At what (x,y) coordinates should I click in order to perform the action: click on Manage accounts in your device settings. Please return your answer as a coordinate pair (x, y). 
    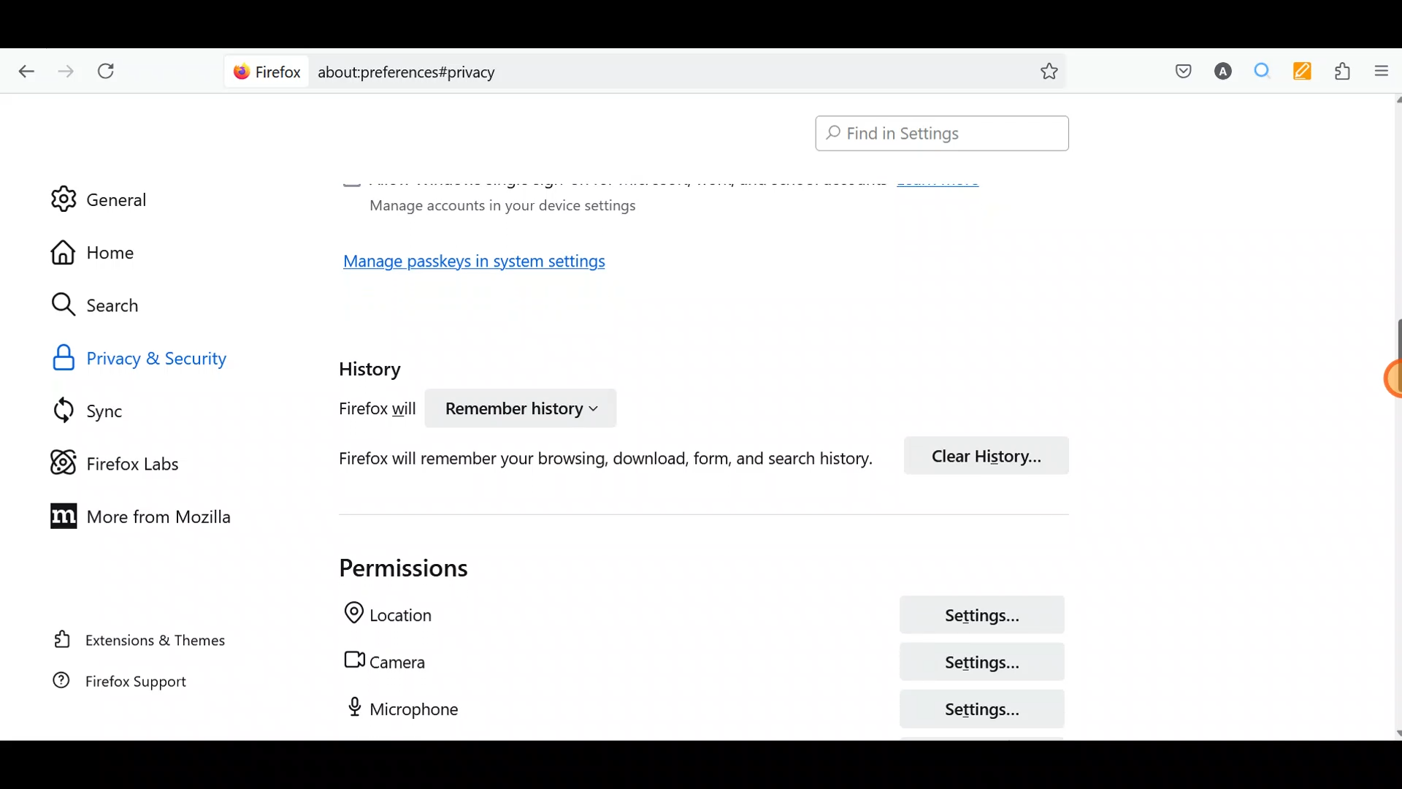
    Looking at the image, I should click on (498, 205).